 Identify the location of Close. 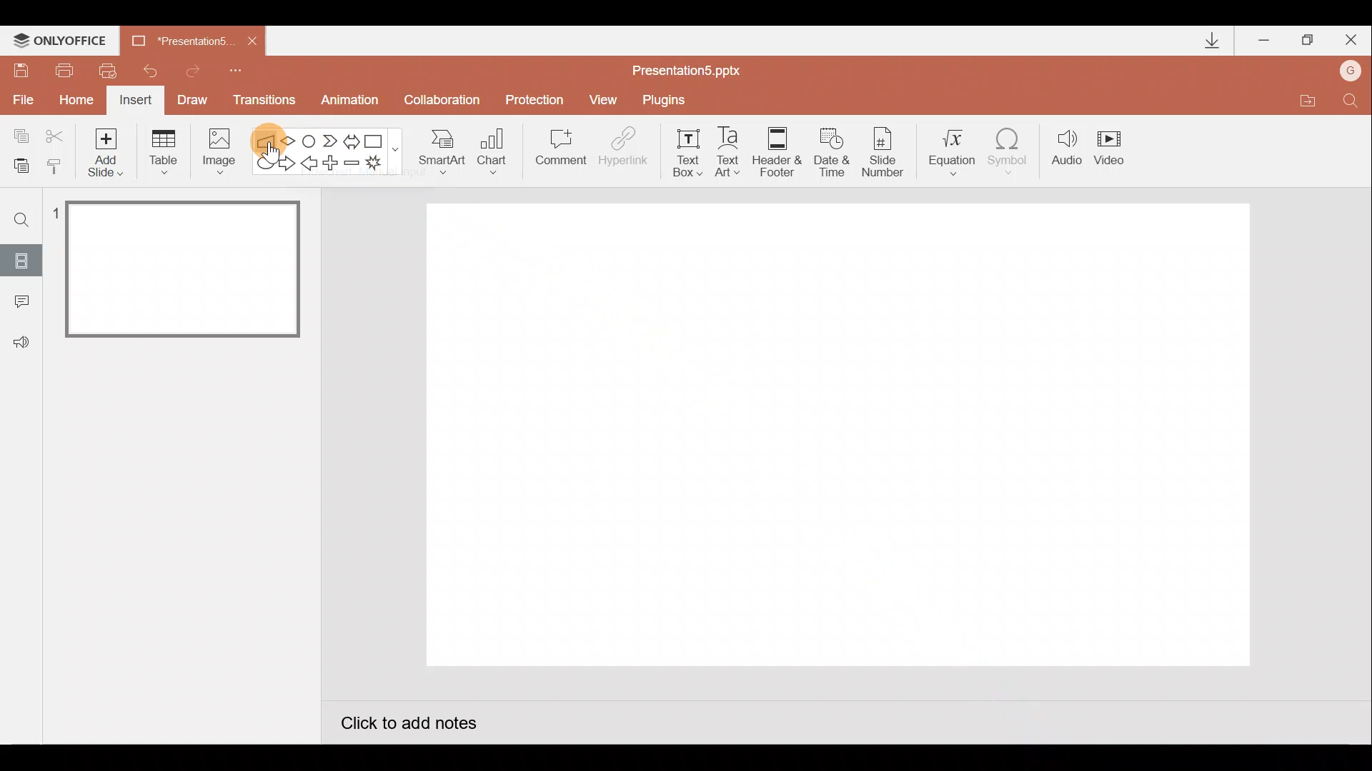
(1351, 43).